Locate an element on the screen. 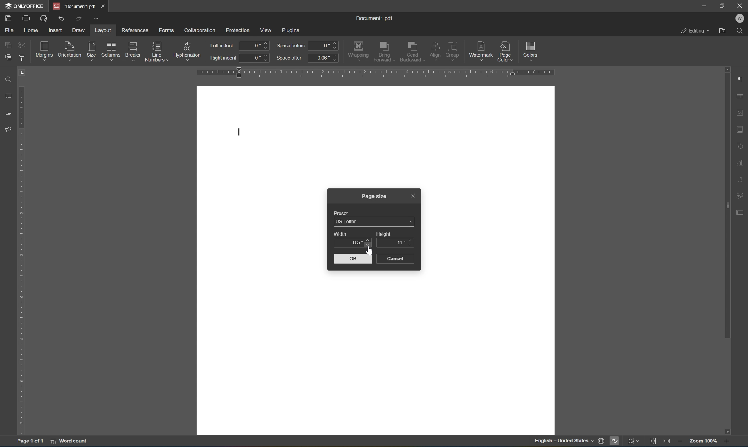 The image size is (748, 447). OK is located at coordinates (353, 259).